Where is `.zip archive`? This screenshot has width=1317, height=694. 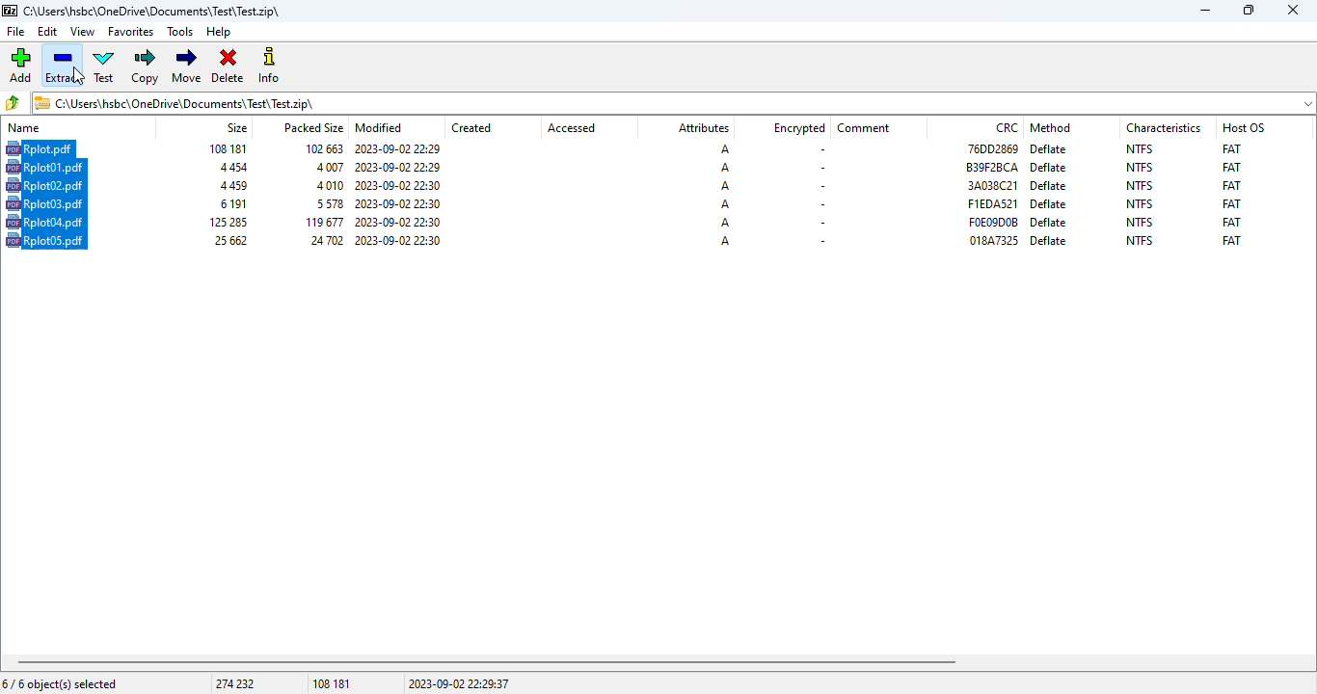 .zip archive is located at coordinates (674, 102).